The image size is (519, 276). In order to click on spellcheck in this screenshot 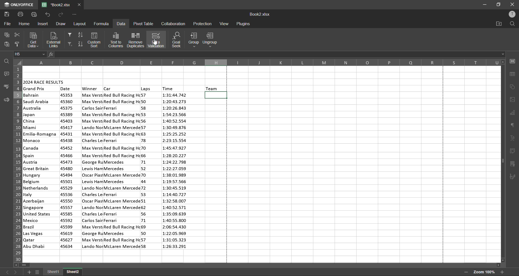, I will do `click(7, 86)`.